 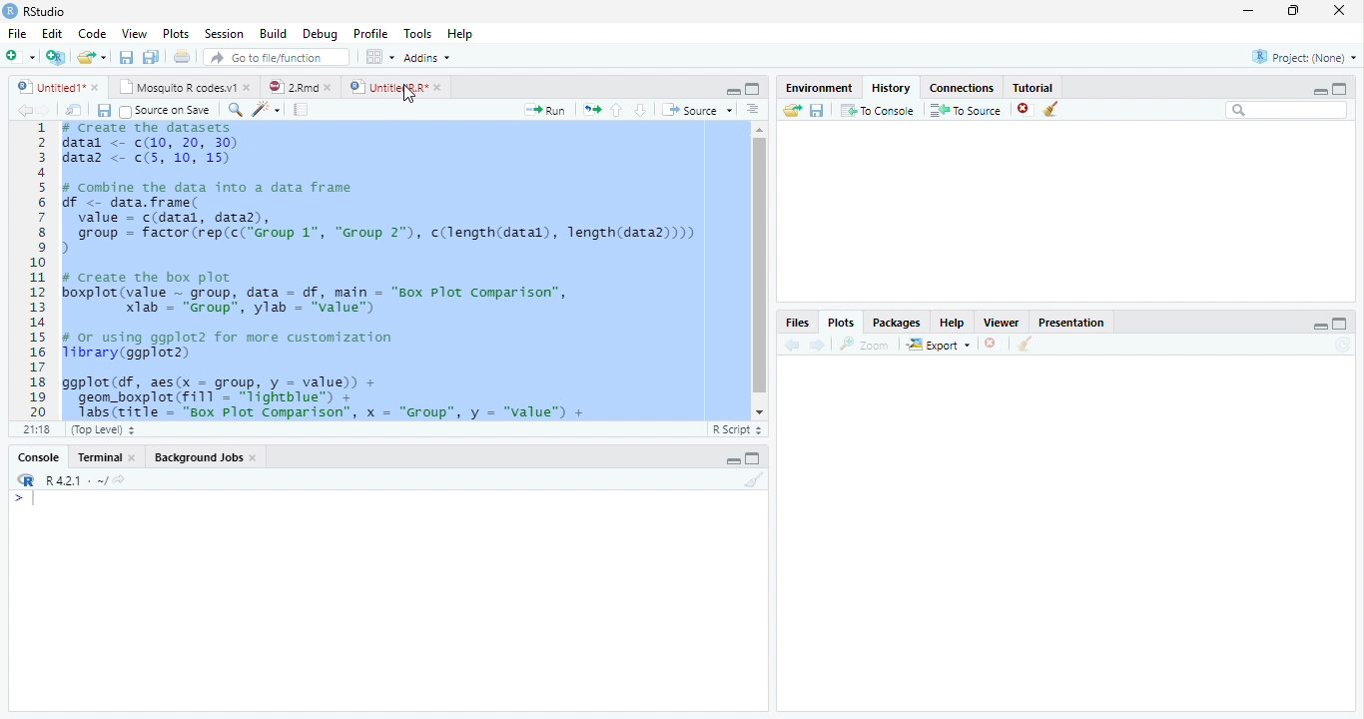 I want to click on Viewer, so click(x=1003, y=322).